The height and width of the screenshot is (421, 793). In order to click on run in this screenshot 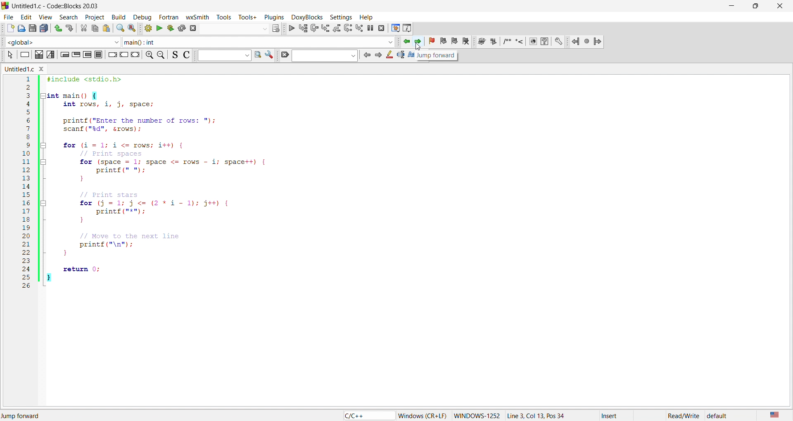, I will do `click(157, 27)`.